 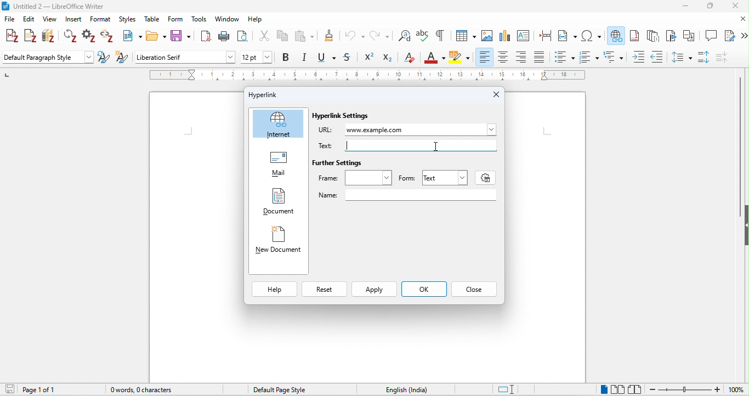 What do you see at coordinates (12, 389) in the screenshot?
I see `save` at bounding box center [12, 389].